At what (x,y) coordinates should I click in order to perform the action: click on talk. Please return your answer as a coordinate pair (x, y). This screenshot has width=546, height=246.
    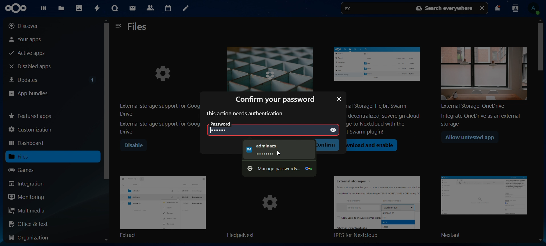
    Looking at the image, I should click on (115, 8).